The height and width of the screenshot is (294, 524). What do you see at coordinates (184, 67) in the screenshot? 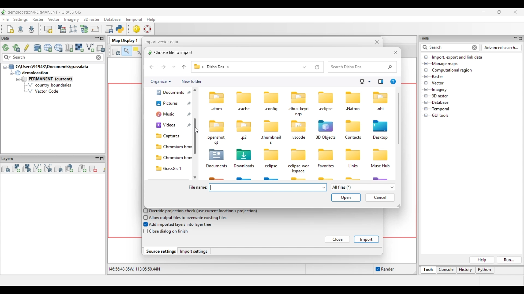
I see `Go to the file before current file in file pathway` at bounding box center [184, 67].